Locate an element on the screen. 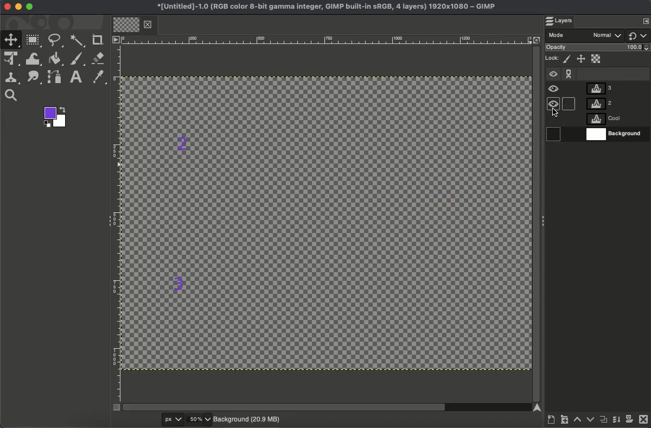 Image resolution: width=651 pixels, height=428 pixels. Rectangular select is located at coordinates (34, 40).